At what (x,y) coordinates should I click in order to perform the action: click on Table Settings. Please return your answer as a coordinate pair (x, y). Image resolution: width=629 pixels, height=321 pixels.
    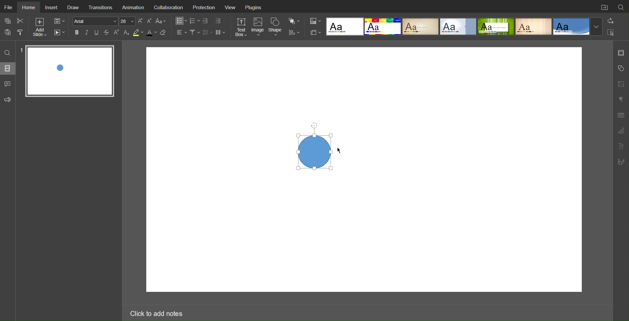
    Looking at the image, I should click on (621, 115).